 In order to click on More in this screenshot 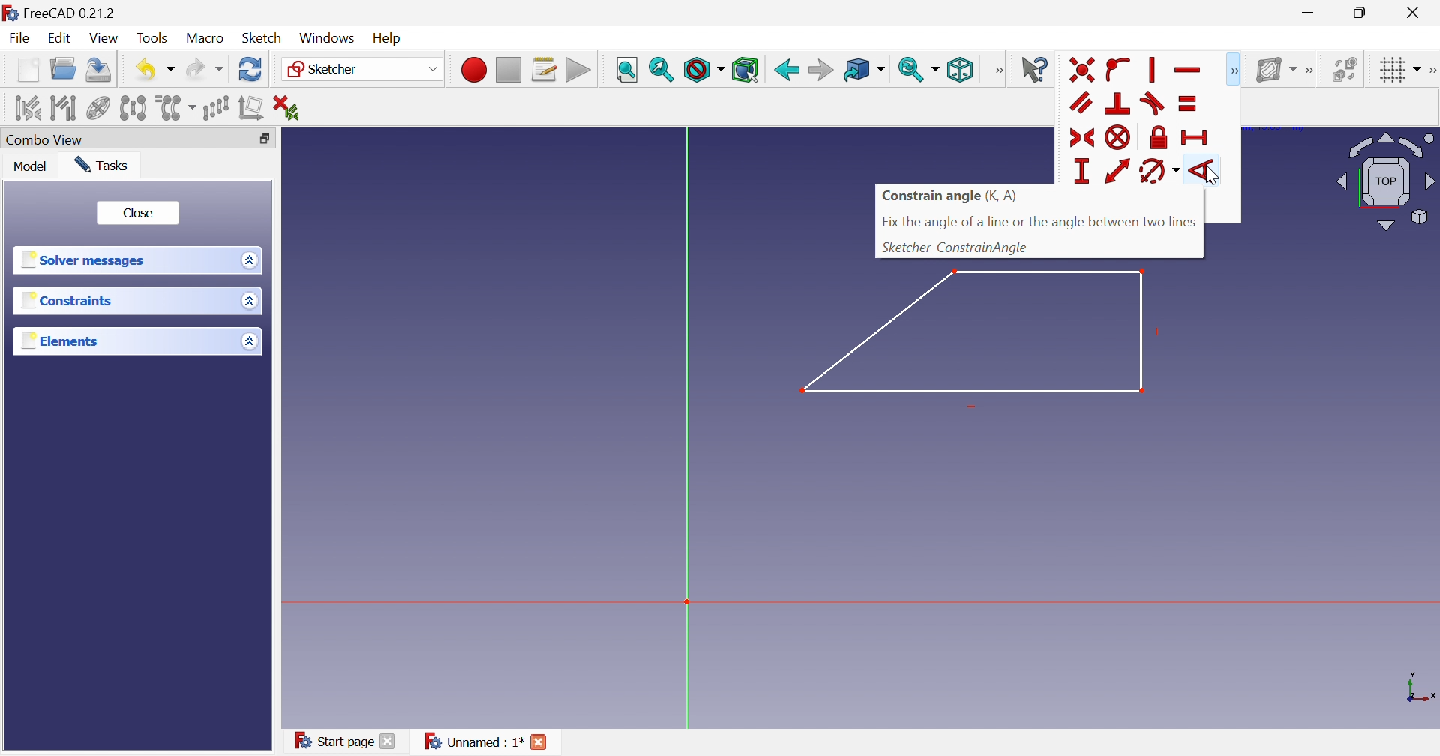, I will do `click(1236, 69)`.